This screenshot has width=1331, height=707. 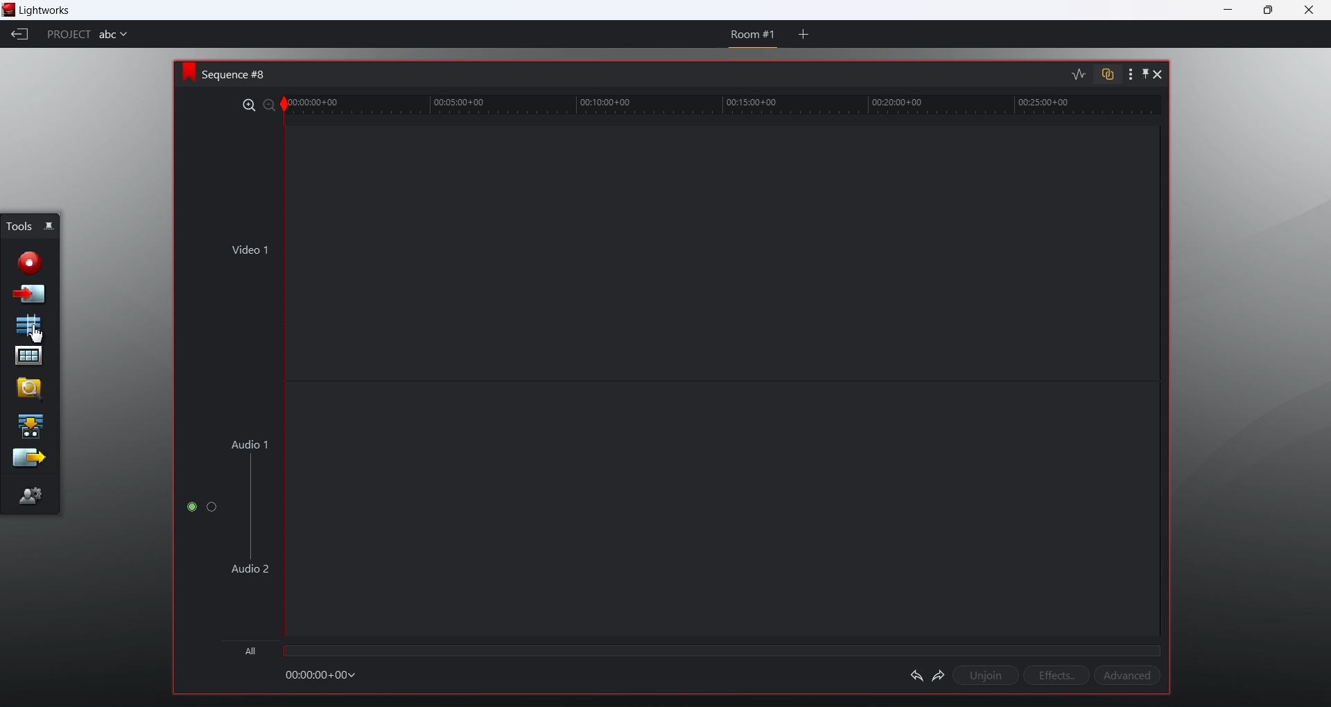 I want to click on sequence number, so click(x=242, y=74).